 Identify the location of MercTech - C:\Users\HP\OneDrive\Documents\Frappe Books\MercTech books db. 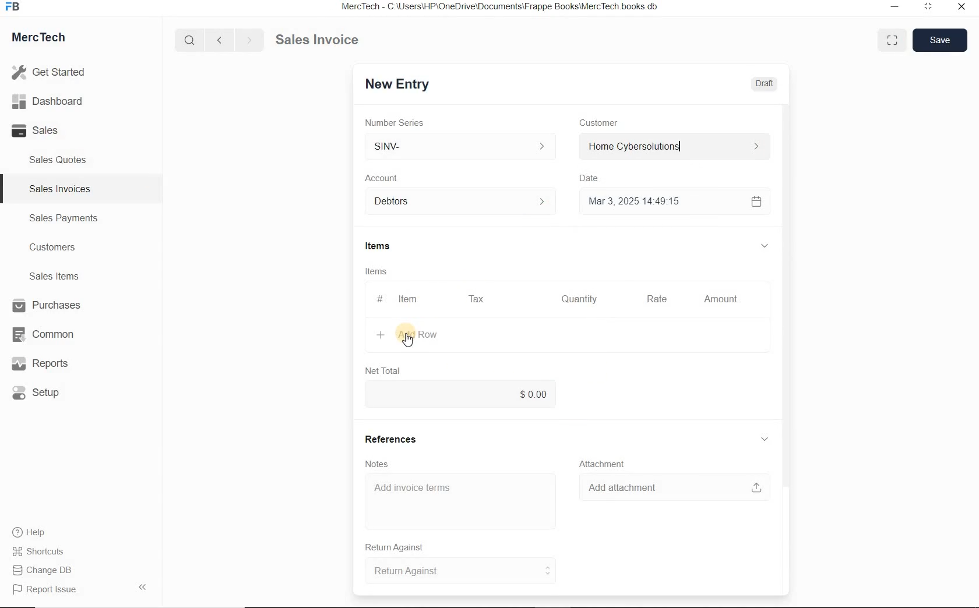
(501, 7).